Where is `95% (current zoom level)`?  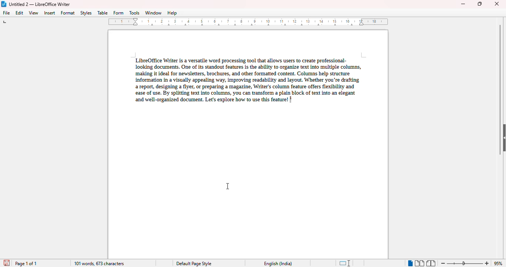
95% (current zoom level) is located at coordinates (499, 263).